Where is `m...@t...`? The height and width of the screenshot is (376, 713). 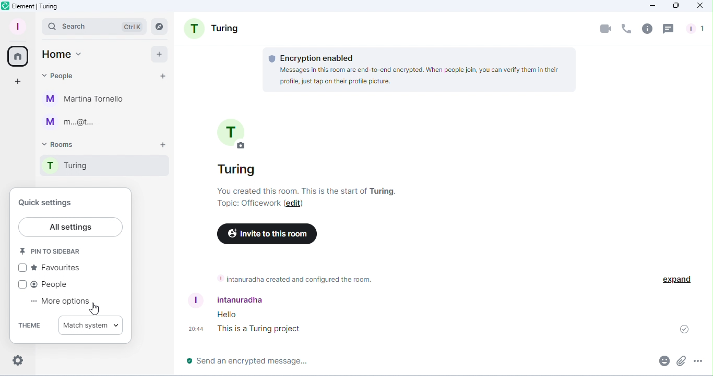 m...@t... is located at coordinates (73, 122).